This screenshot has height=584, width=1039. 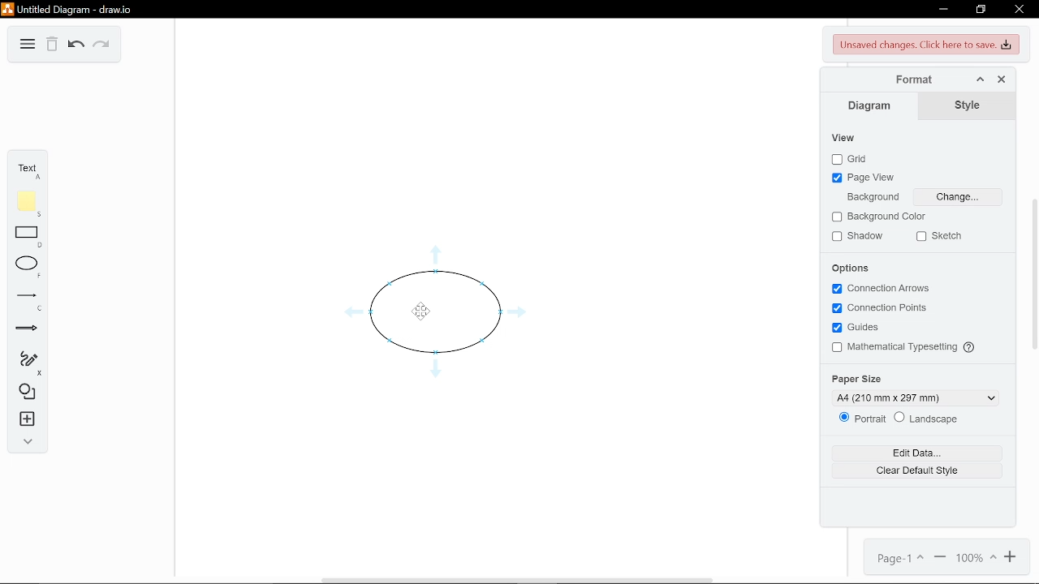 What do you see at coordinates (873, 108) in the screenshot?
I see `Diagram` at bounding box center [873, 108].